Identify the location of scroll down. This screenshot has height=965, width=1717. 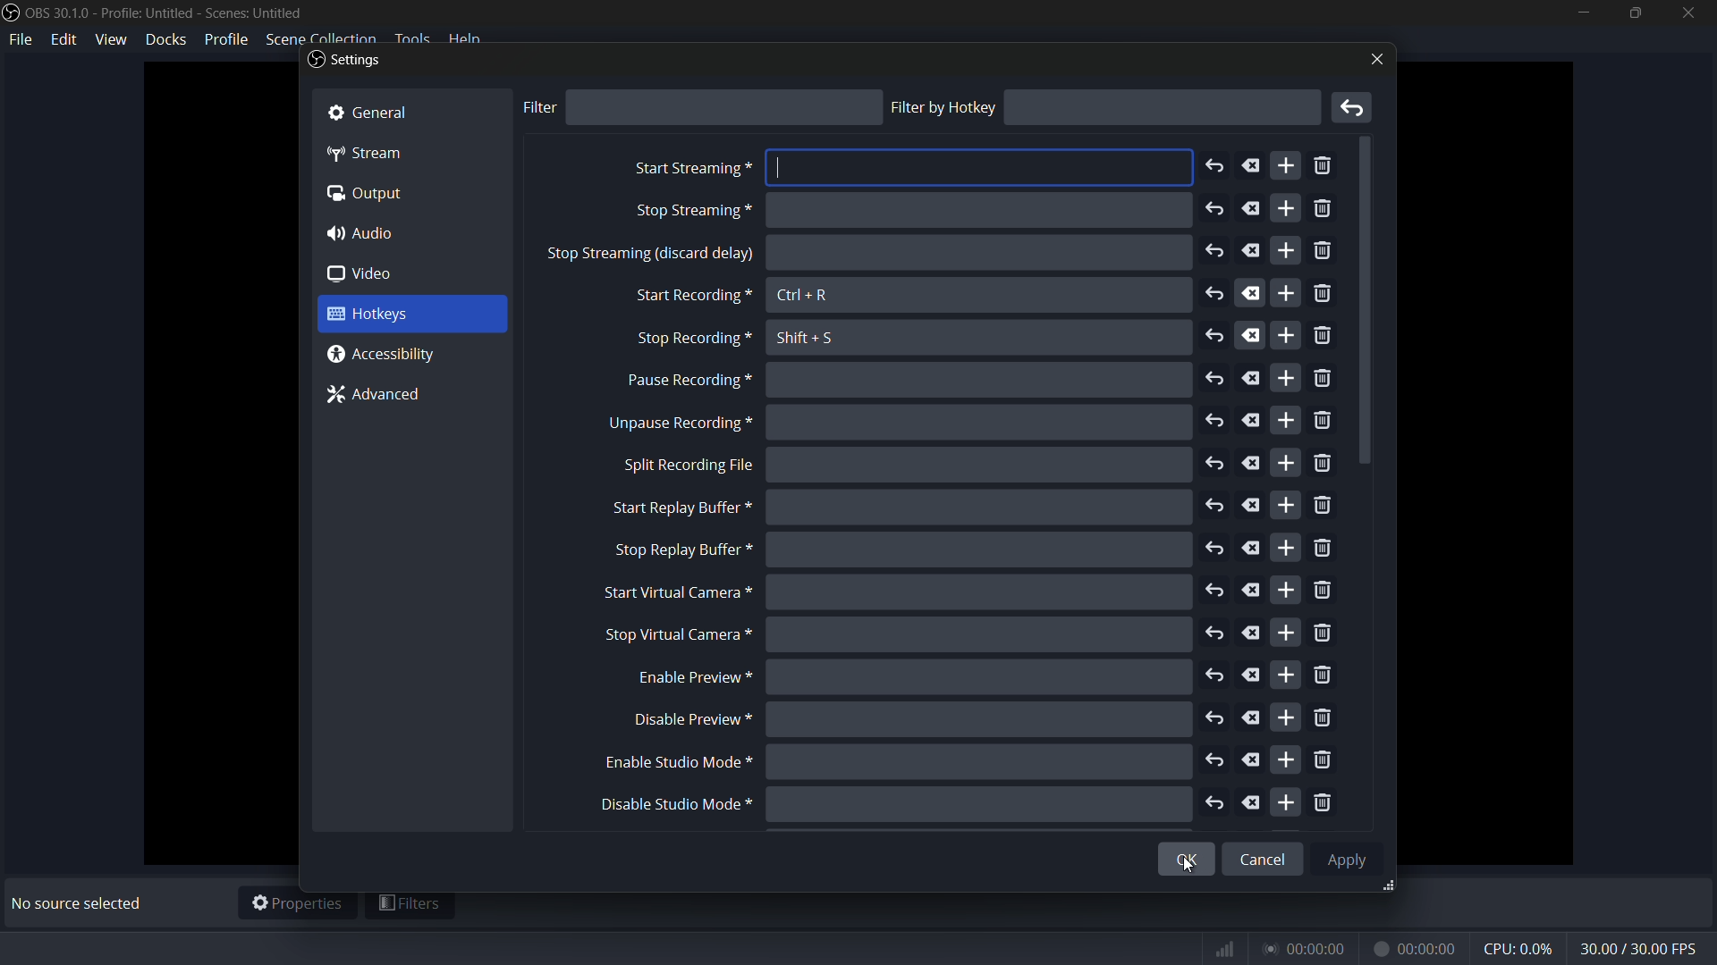
(1368, 303).